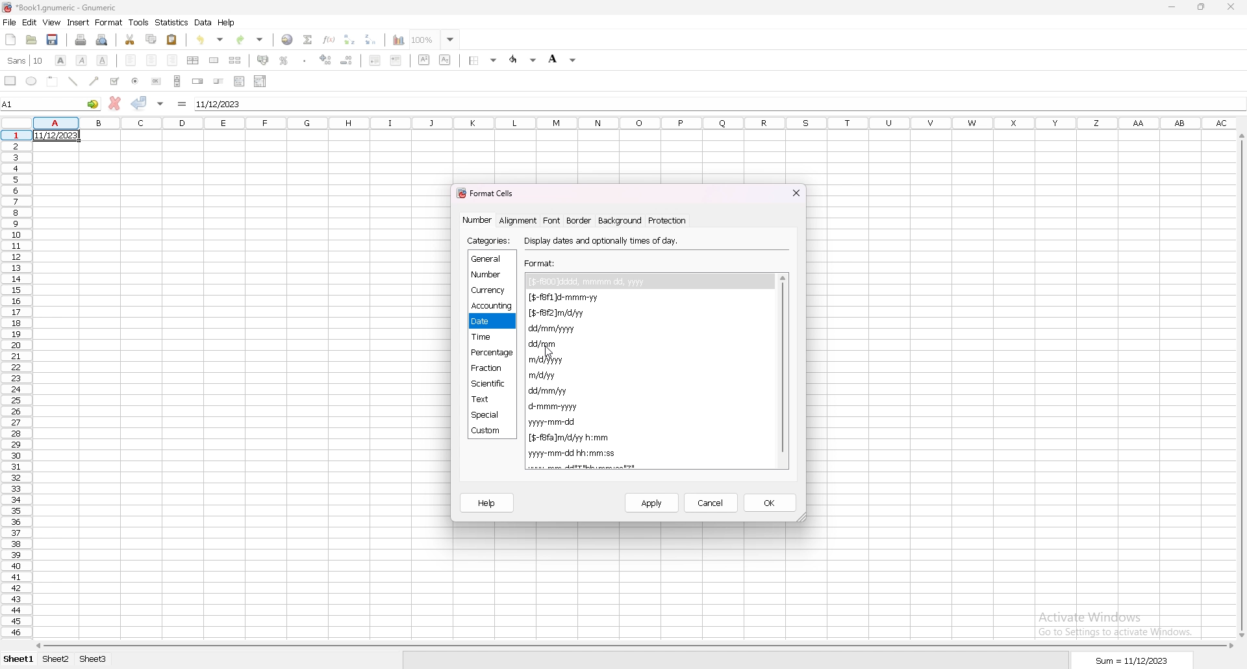  What do you see at coordinates (445, 60) in the screenshot?
I see `subscript` at bounding box center [445, 60].